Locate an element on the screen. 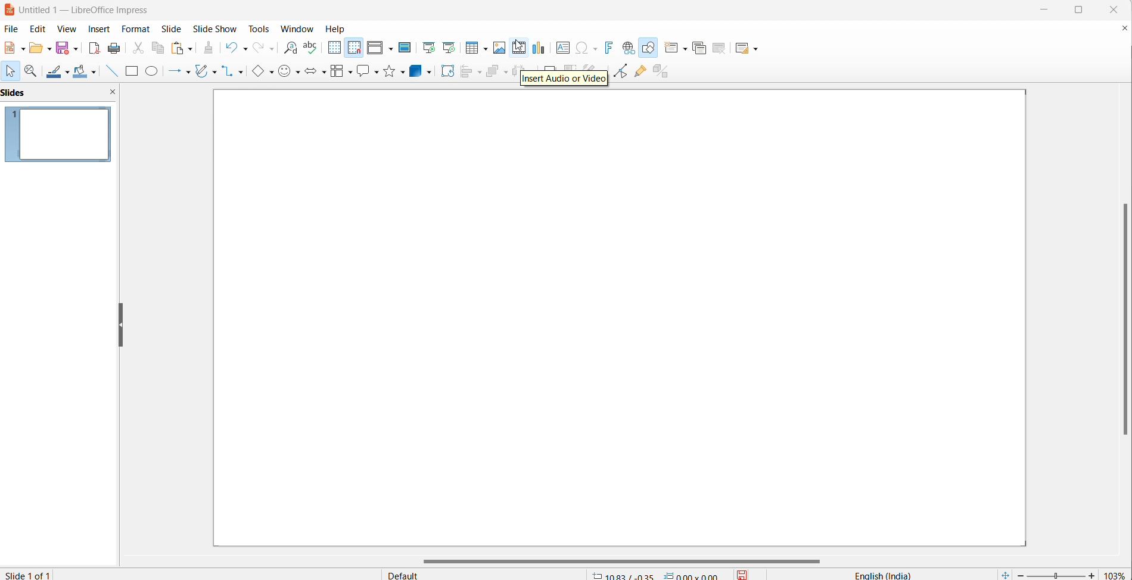 The height and width of the screenshot is (580, 1132). cut is located at coordinates (135, 48).